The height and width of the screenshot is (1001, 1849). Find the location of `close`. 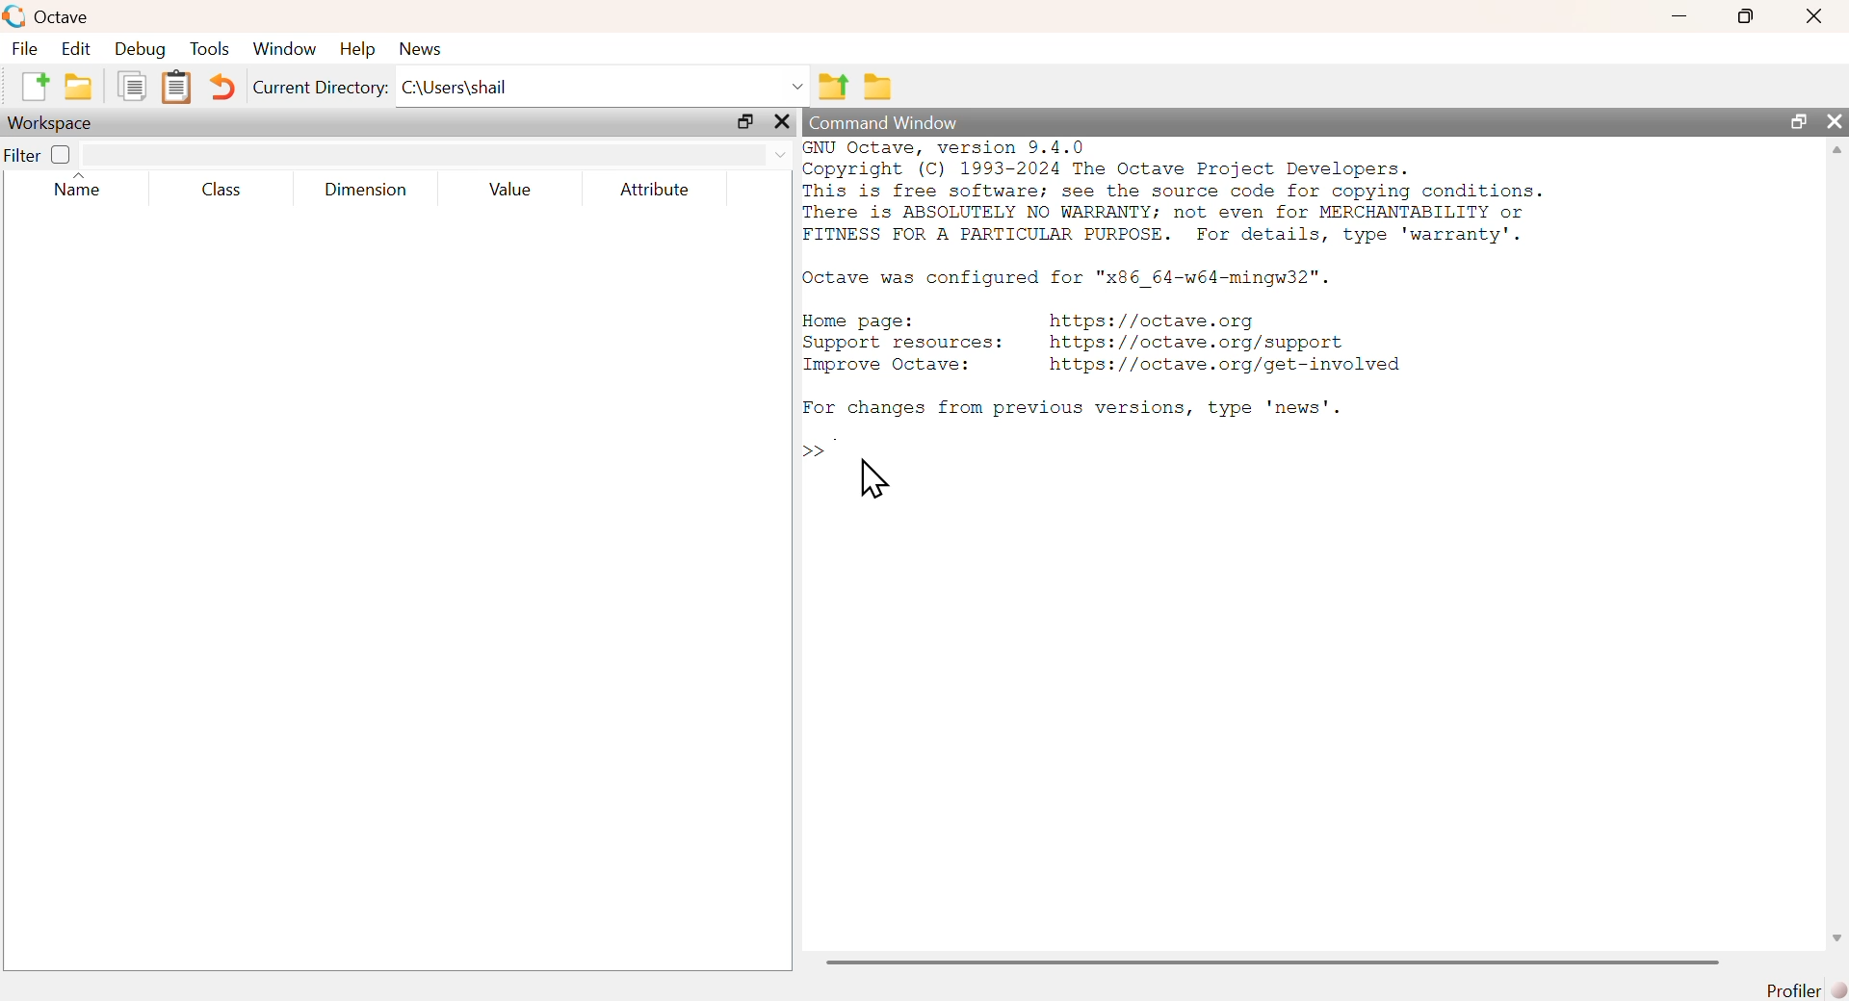

close is located at coordinates (1812, 18).